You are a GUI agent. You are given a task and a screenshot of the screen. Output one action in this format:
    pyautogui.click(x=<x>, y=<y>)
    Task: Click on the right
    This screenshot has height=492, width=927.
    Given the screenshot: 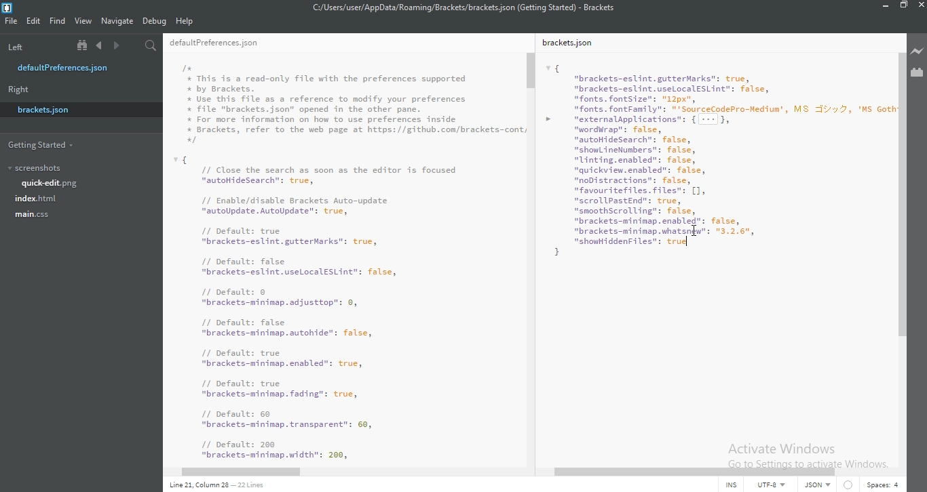 What is the action you would take?
    pyautogui.click(x=17, y=91)
    